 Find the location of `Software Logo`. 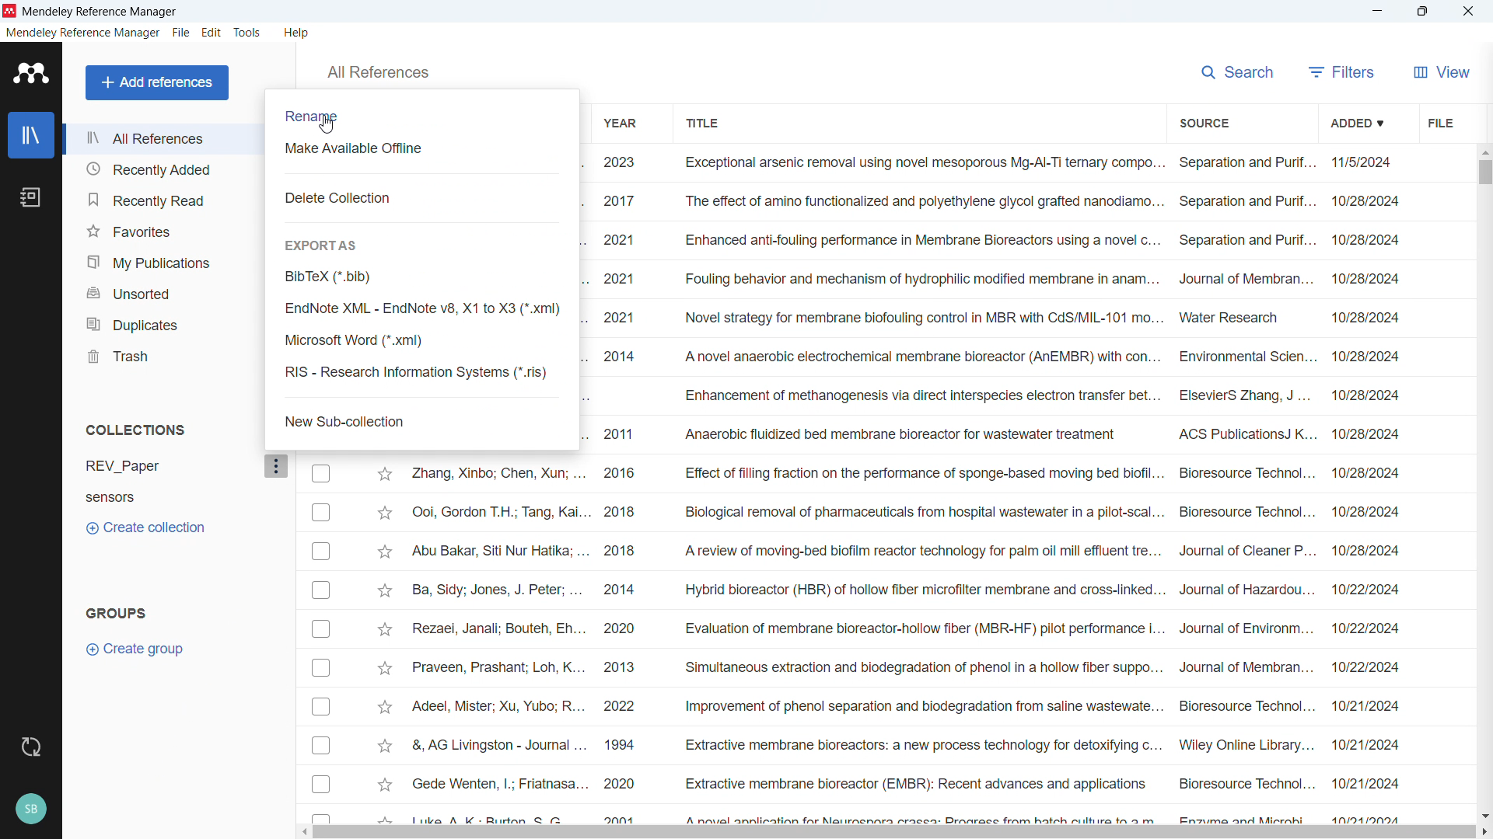

Software Logo is located at coordinates (29, 73).